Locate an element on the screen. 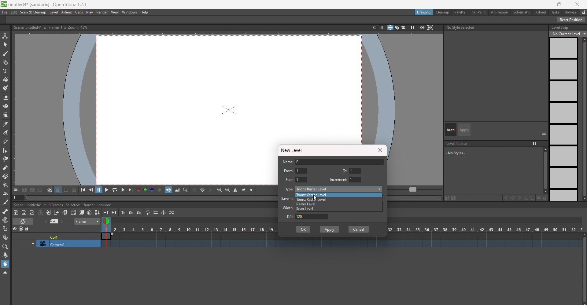 Image resolution: width=587 pixels, height=305 pixels. Maximise is located at coordinates (560, 4).